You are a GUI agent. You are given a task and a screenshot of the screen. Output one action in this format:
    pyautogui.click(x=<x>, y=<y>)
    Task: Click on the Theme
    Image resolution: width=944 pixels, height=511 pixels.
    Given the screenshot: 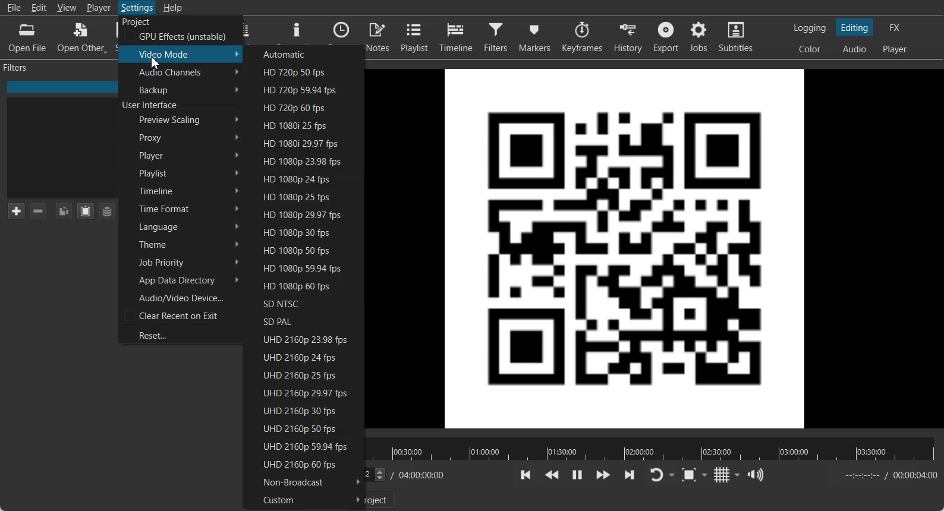 What is the action you would take?
    pyautogui.click(x=180, y=244)
    